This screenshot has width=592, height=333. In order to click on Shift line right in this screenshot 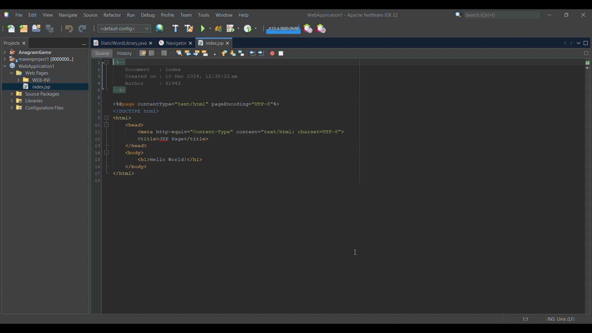, I will do `click(261, 53)`.